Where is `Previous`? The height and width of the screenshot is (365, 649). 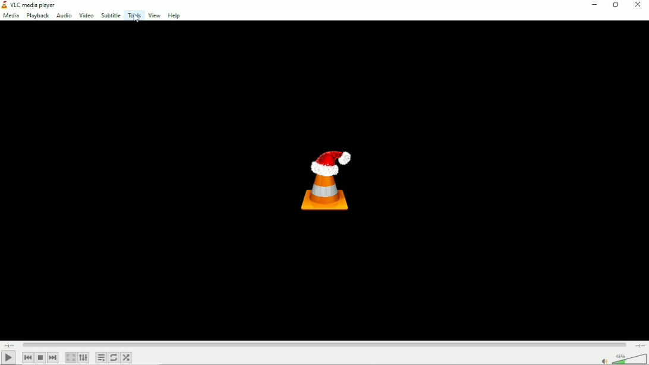
Previous is located at coordinates (29, 357).